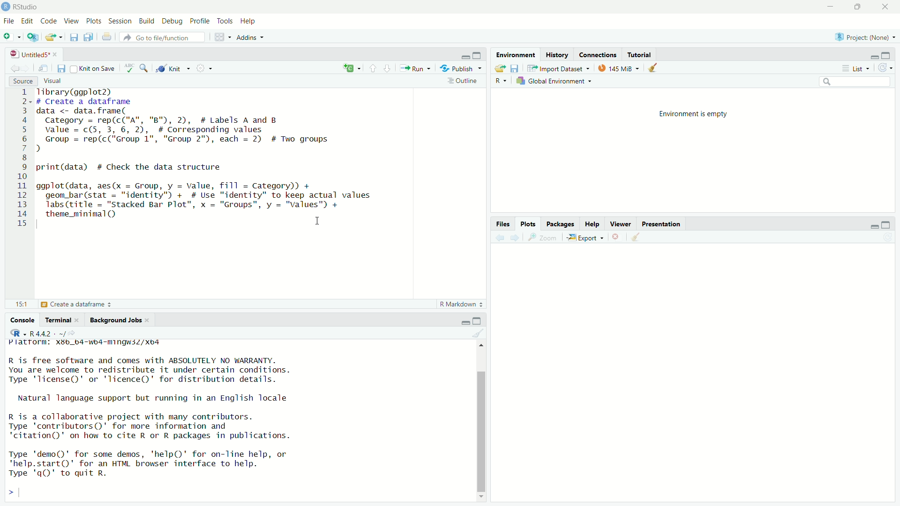 This screenshot has height=506, width=900. Describe the element at coordinates (225, 161) in the screenshot. I see `Tibrary(ggplot2)

# Create a dataframe

data <- data.frame(
Category = rep(c("A", "B"), 2), # Labels A and B
value = c(5, 3, 6, 2), # Corresponding values
Group = rep(c("Group 1", "Group 2"), each = 2) # Two groups

)

print(data) # Check the data structure

ggplot(data, aes(x = Group, y = Value, fill = Category)) +
geom_bar(stat = "identity") + # Use "identity" to keep actual values
Jabs(title = "stacked Bar Plot", x = "Groups", y = "Values") +
theme_minimal(Q) 1` at that location.